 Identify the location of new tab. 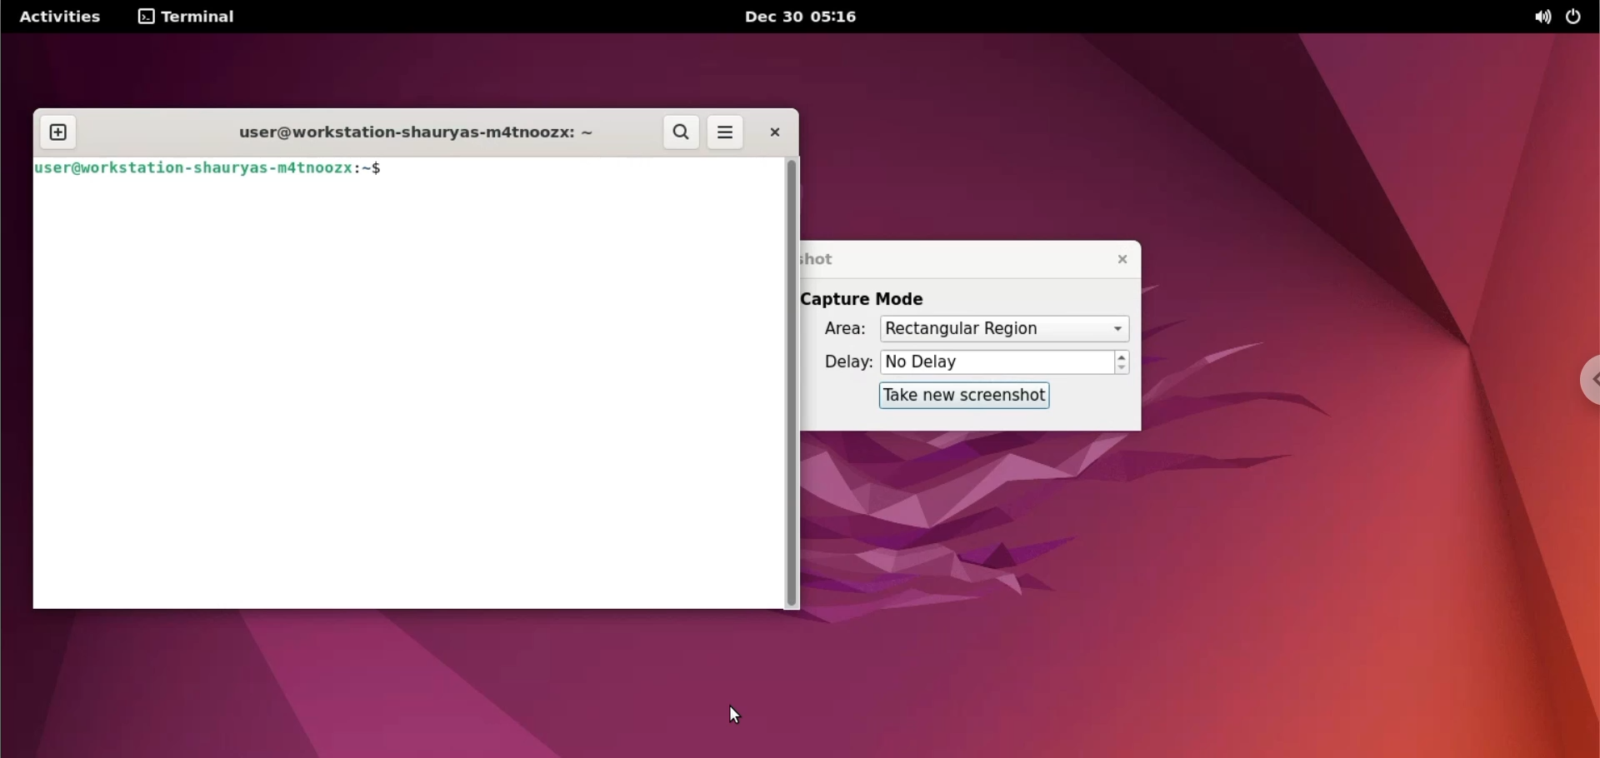
(56, 132).